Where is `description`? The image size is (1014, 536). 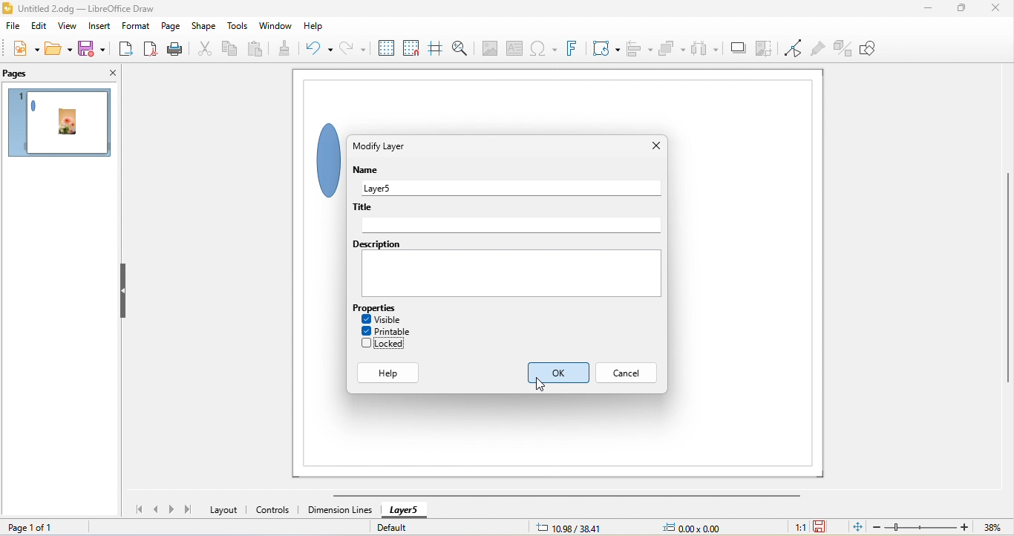 description is located at coordinates (506, 267).